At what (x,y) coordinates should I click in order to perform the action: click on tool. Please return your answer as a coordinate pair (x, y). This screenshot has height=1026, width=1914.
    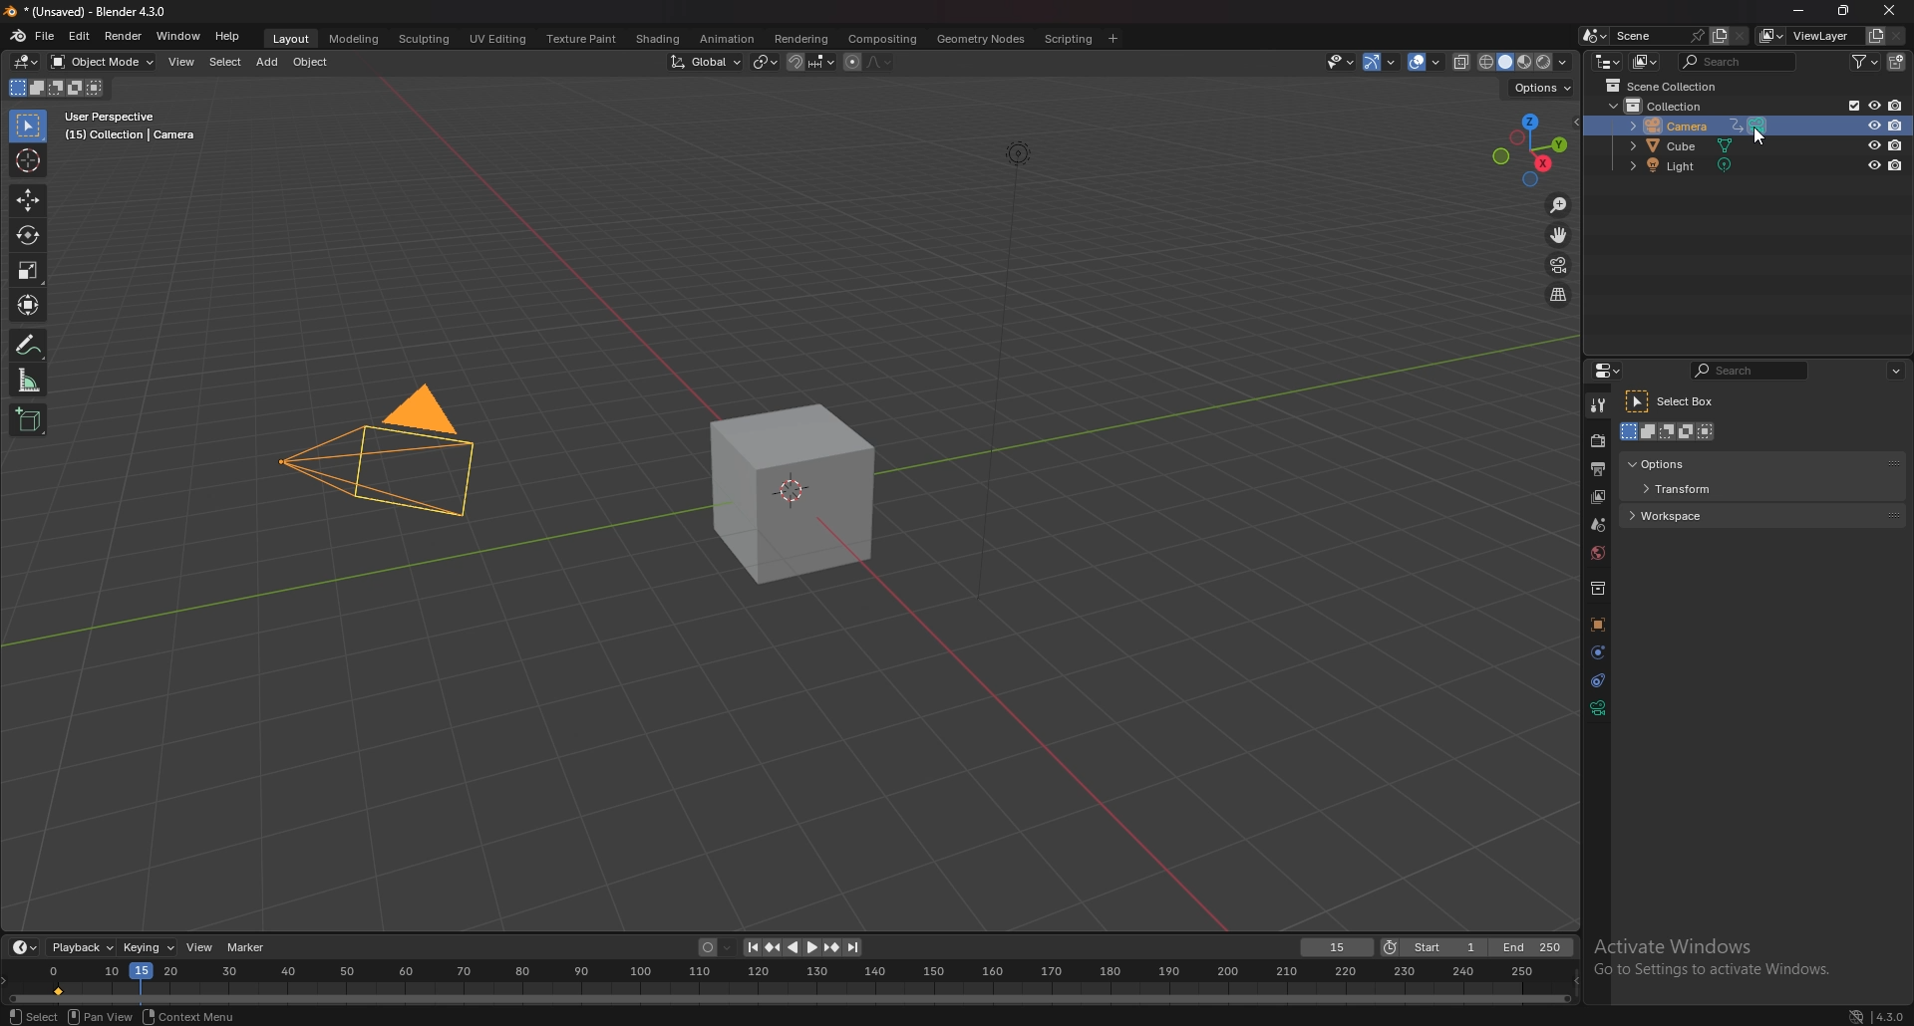
    Looking at the image, I should click on (1598, 405).